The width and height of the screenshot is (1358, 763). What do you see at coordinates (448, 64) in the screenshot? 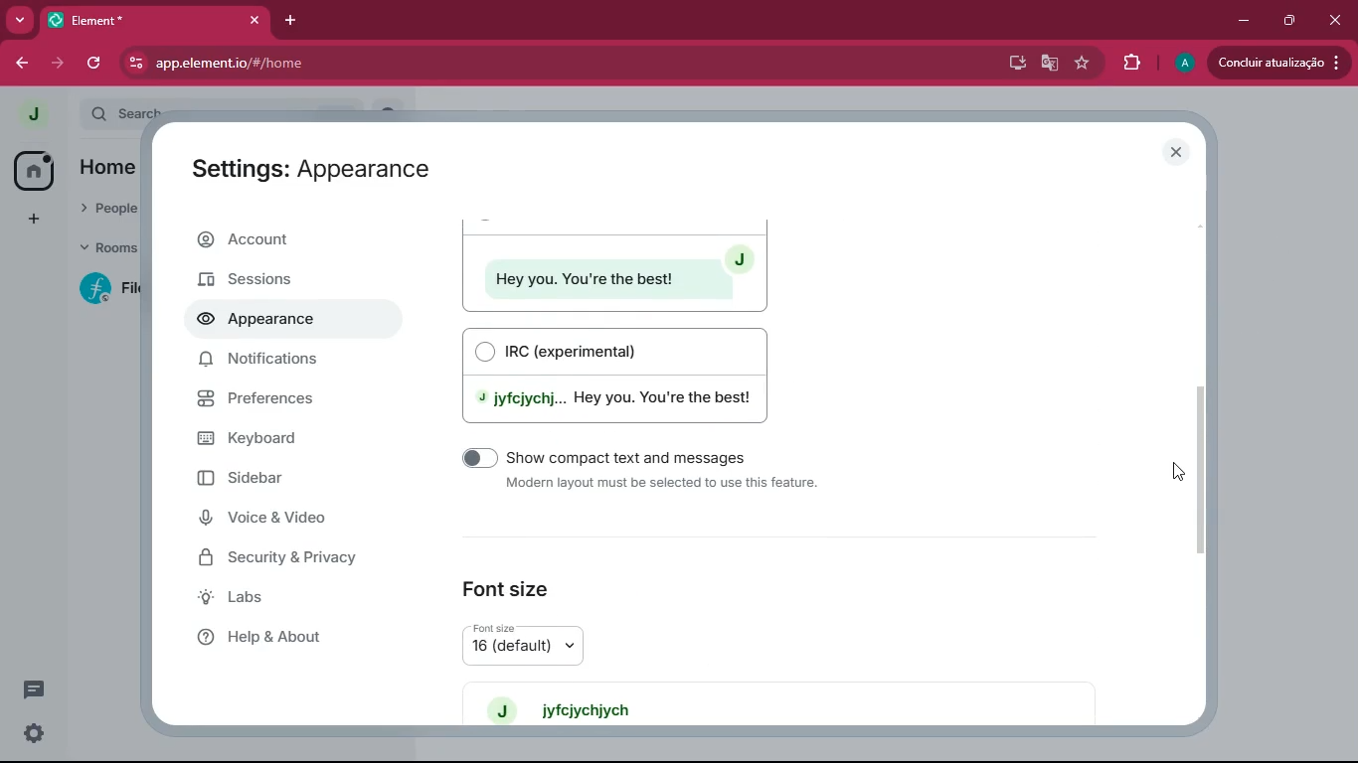
I see `app.elementio/#/home` at bounding box center [448, 64].